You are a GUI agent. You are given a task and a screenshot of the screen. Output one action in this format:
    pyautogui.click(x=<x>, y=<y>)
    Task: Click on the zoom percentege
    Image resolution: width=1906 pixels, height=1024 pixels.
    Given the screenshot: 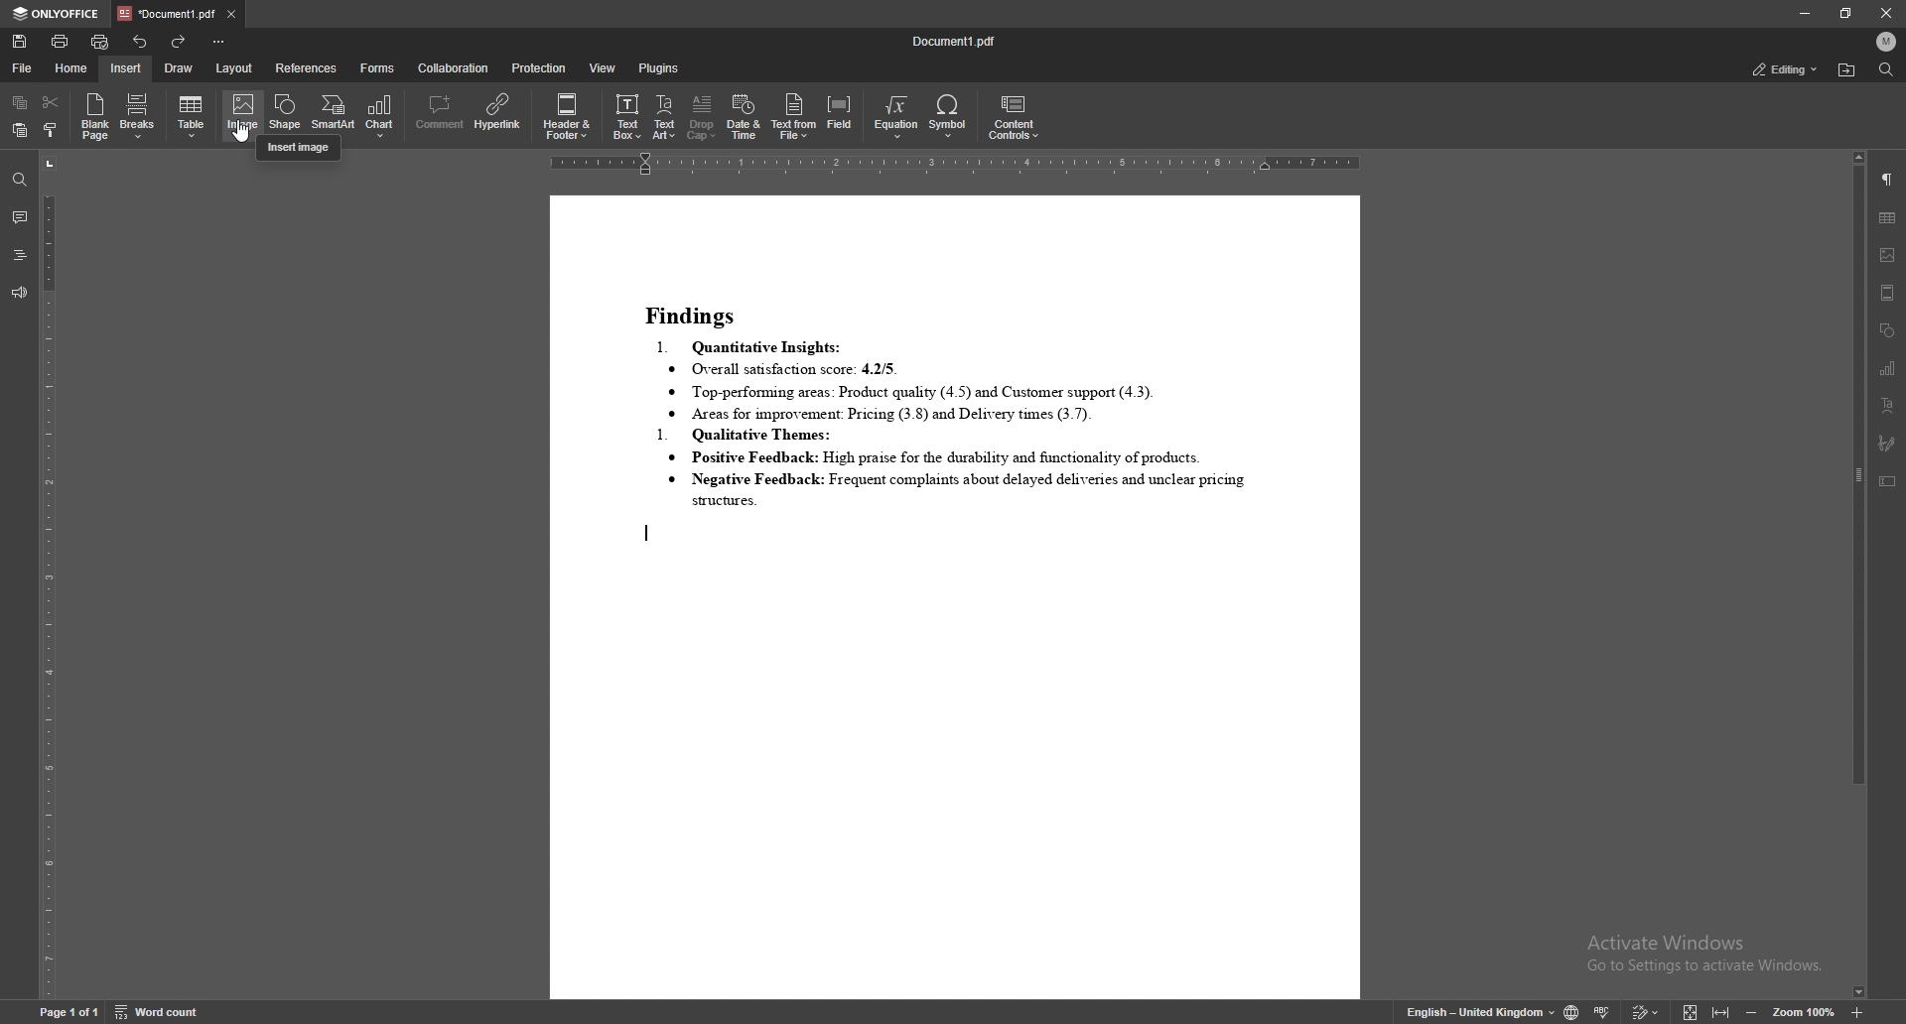 What is the action you would take?
    pyautogui.click(x=1804, y=1011)
    